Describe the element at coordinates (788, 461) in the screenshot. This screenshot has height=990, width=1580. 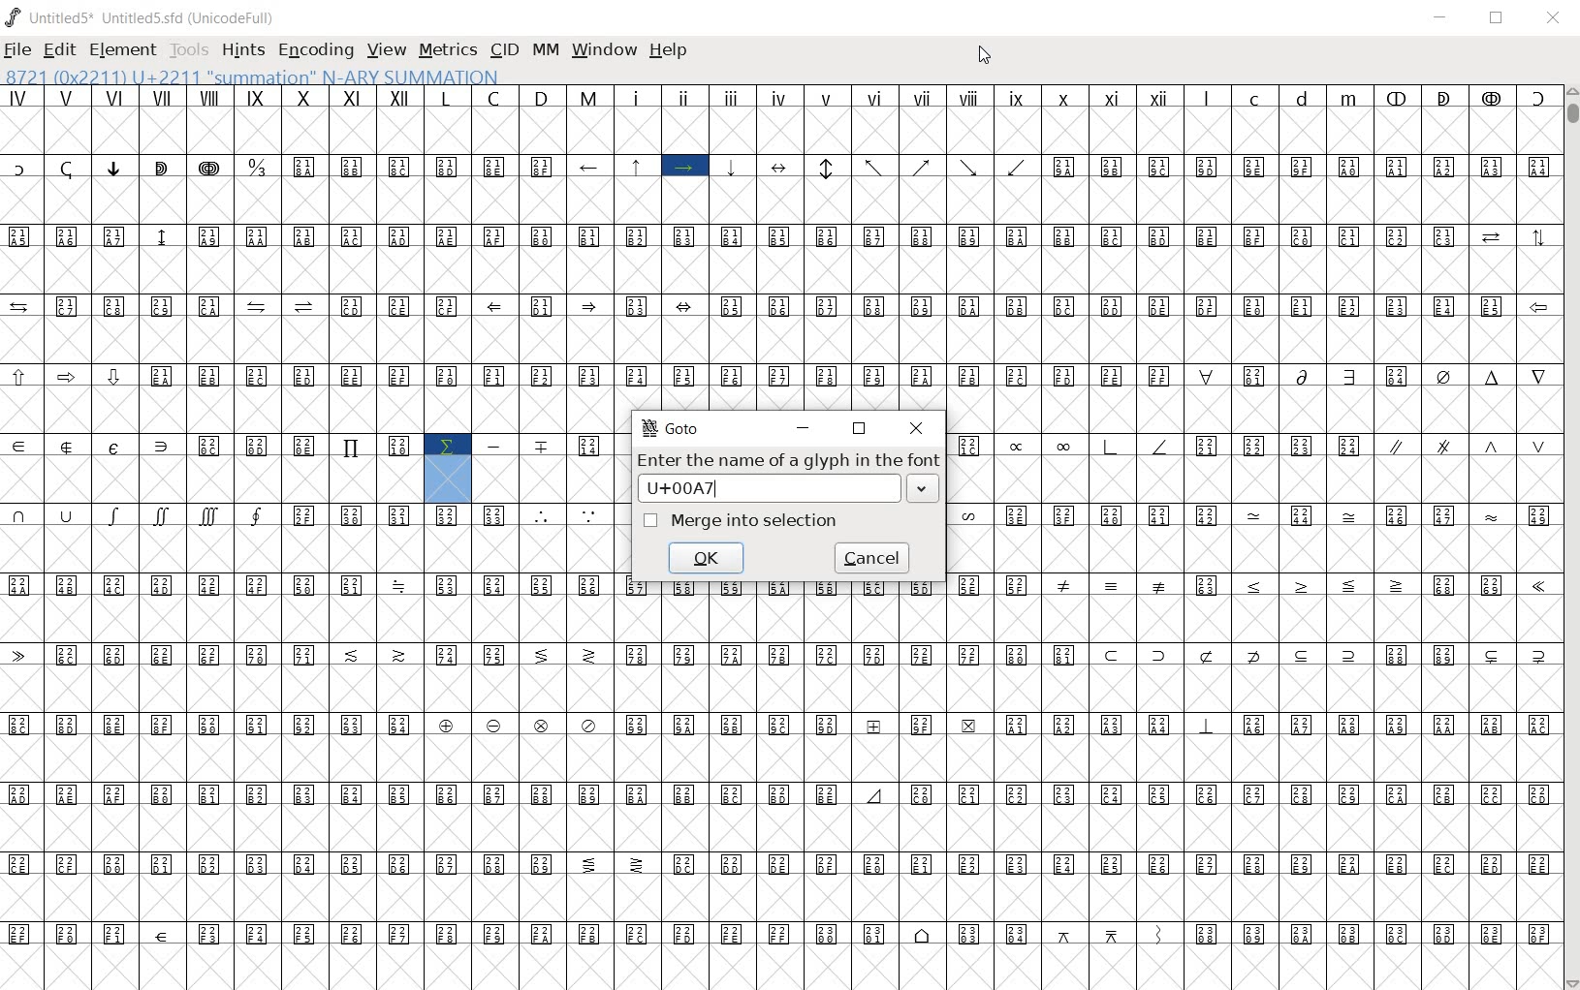
I see `Enter the name of a glyph in the font` at that location.